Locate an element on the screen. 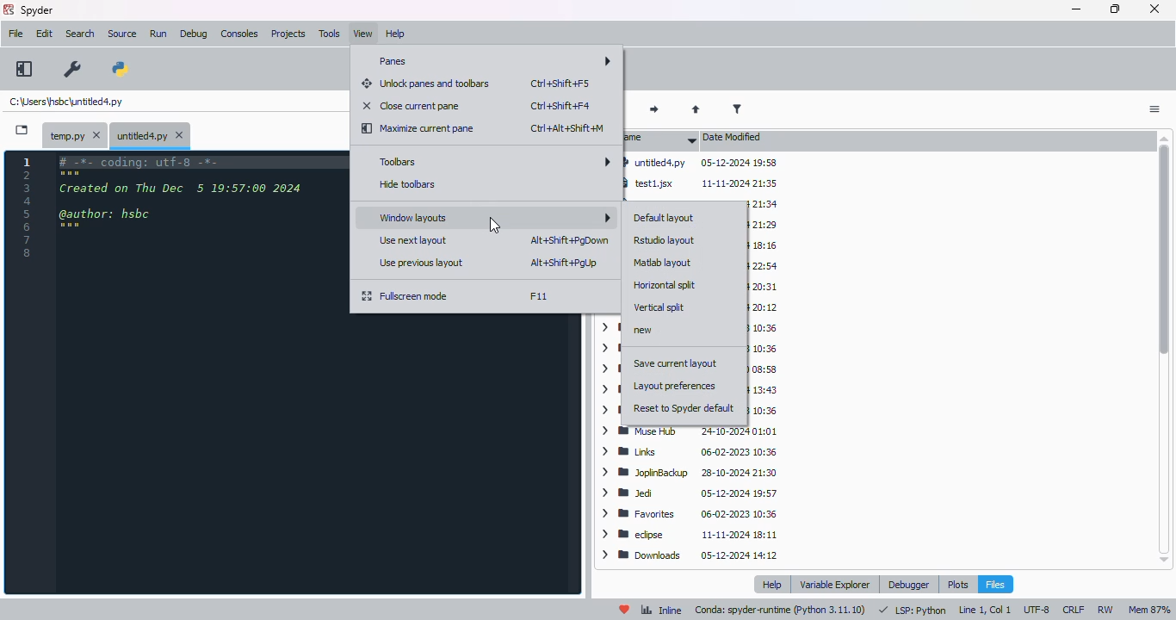 Image resolution: width=1176 pixels, height=620 pixels. test.jsx is located at coordinates (759, 205).